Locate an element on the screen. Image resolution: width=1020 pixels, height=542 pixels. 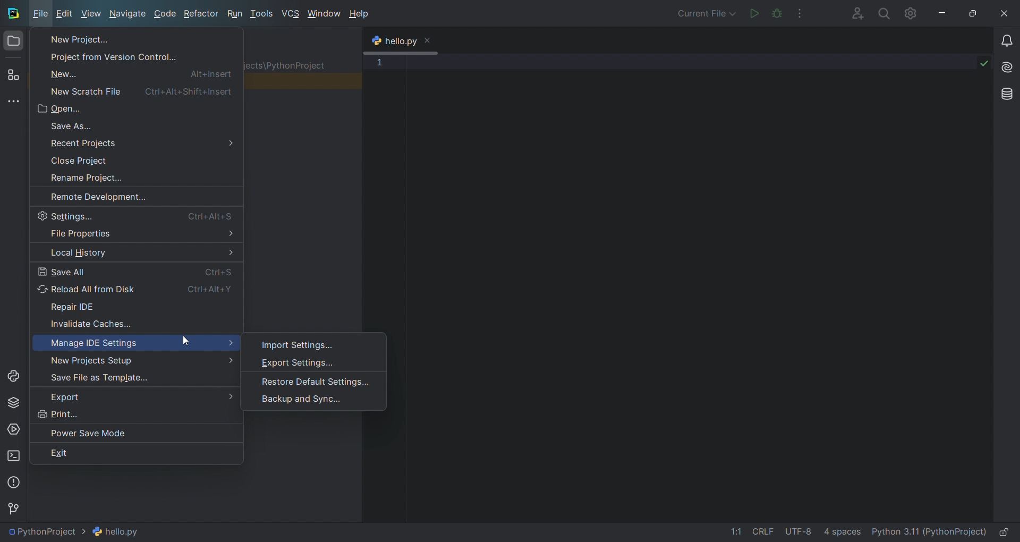
reload is located at coordinates (135, 289).